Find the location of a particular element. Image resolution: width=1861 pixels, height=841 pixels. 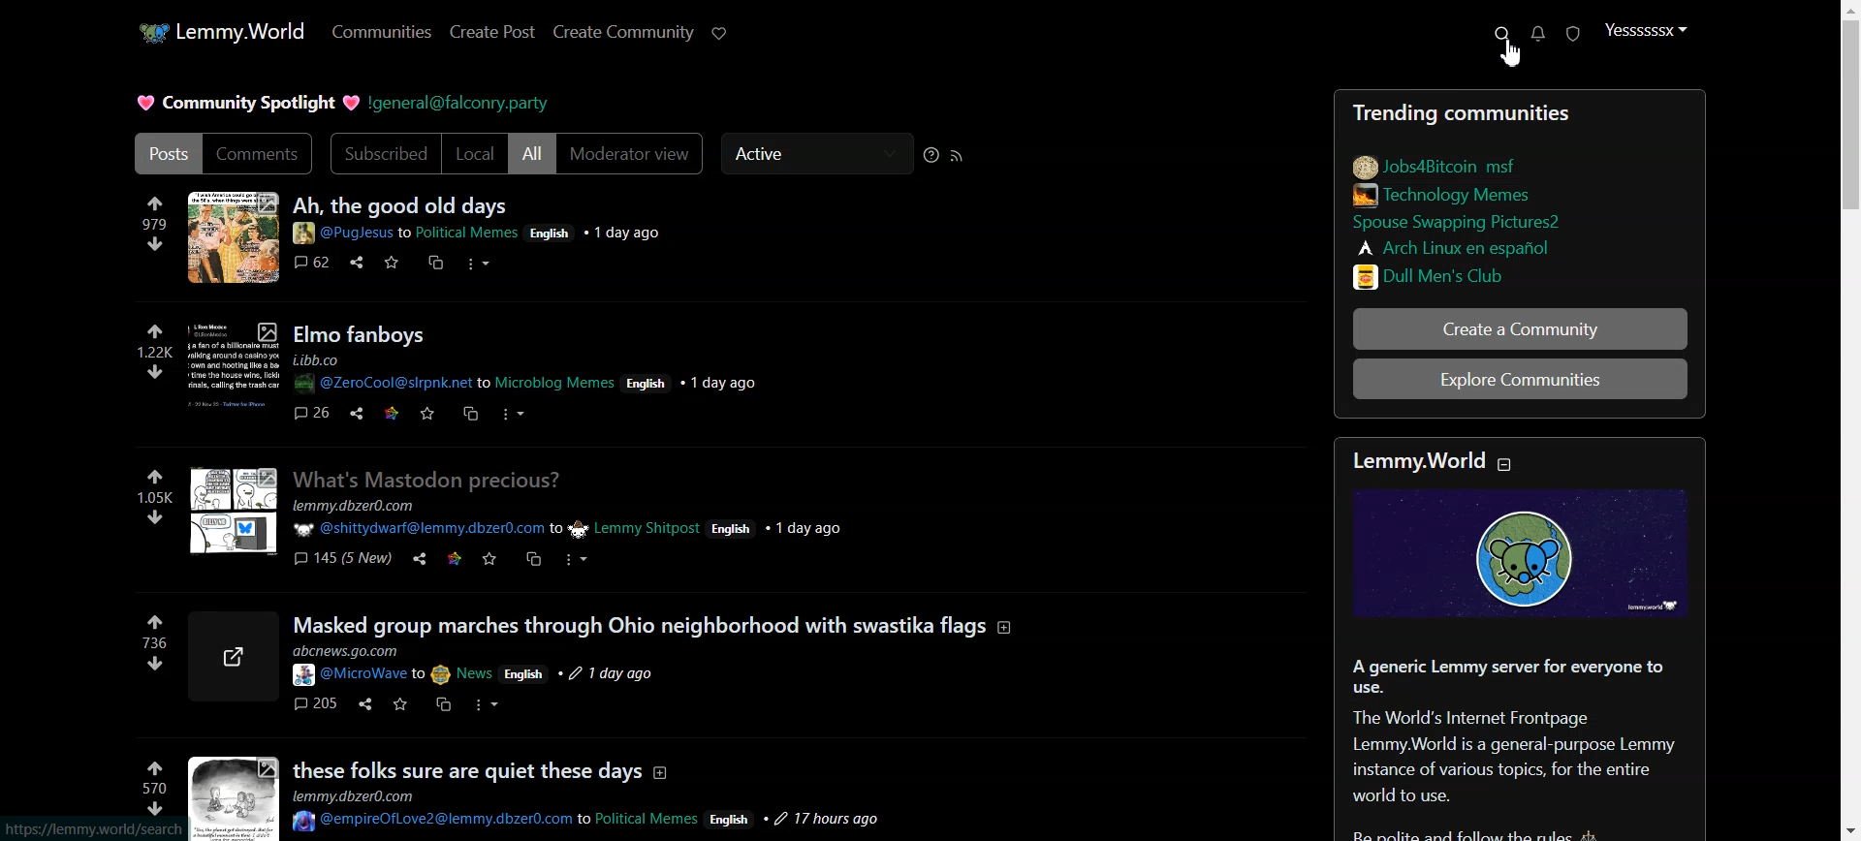

upvote is located at coordinates (151, 203).